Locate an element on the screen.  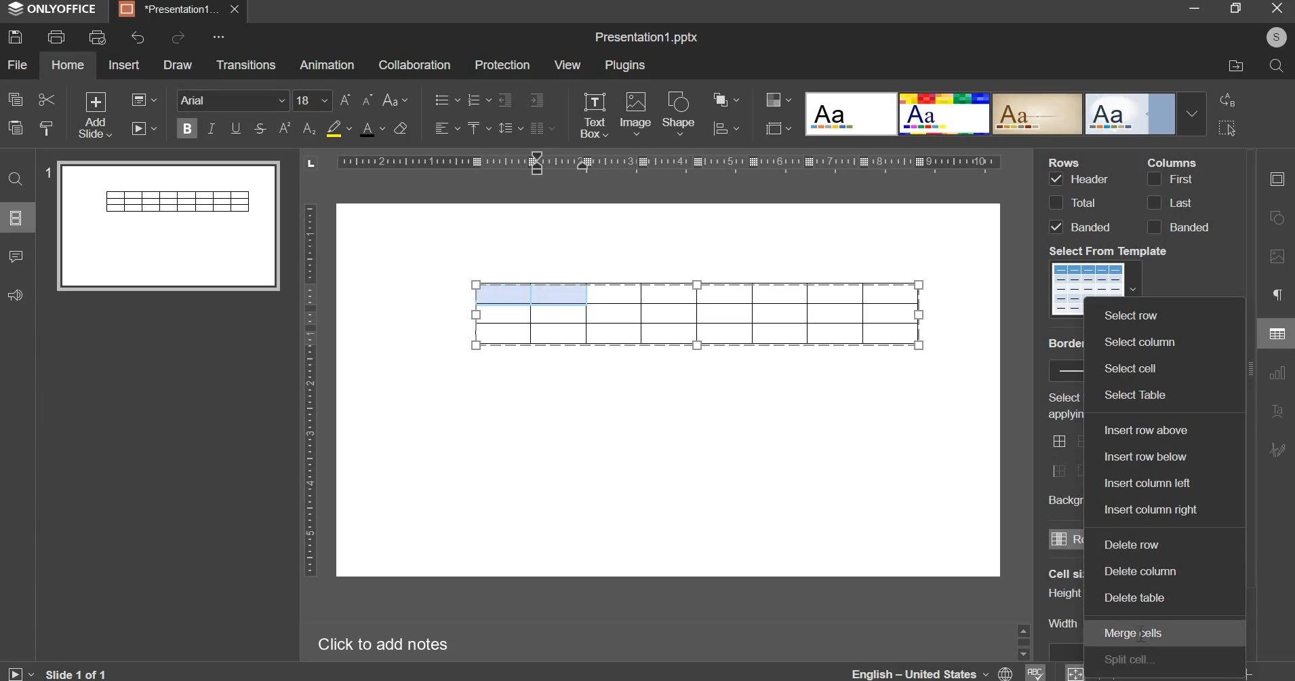
delete table is located at coordinates (1133, 598).